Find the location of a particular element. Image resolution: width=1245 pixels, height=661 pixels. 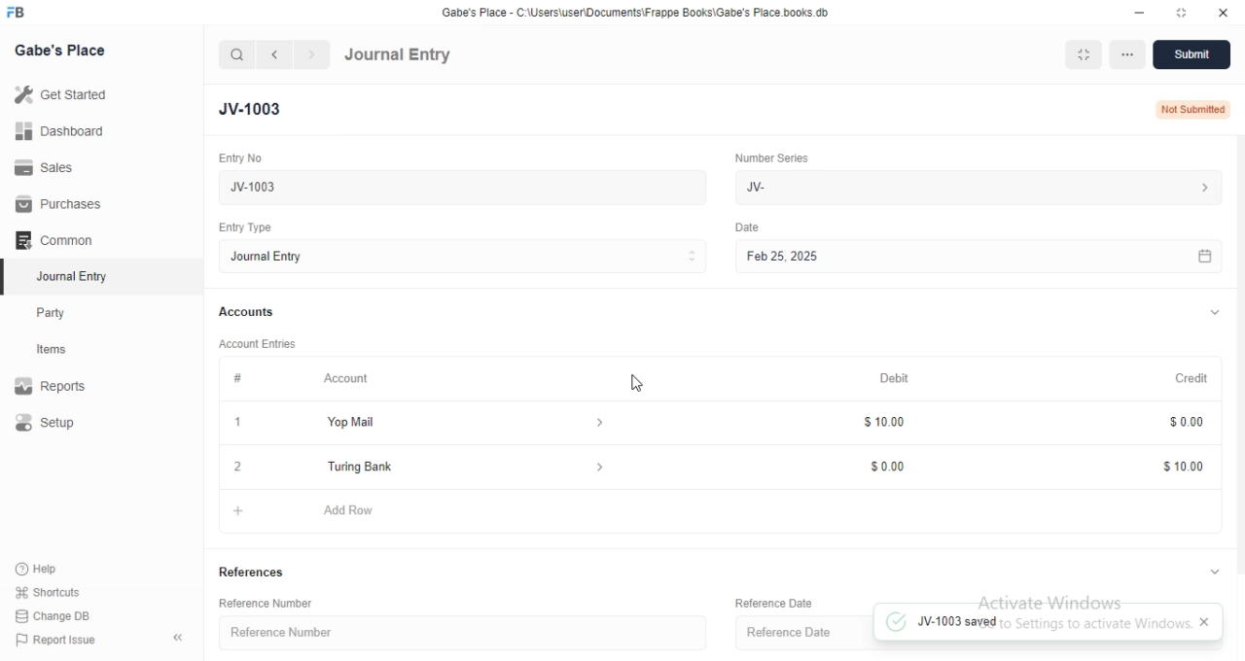

Yop Mail is located at coordinates (460, 423).